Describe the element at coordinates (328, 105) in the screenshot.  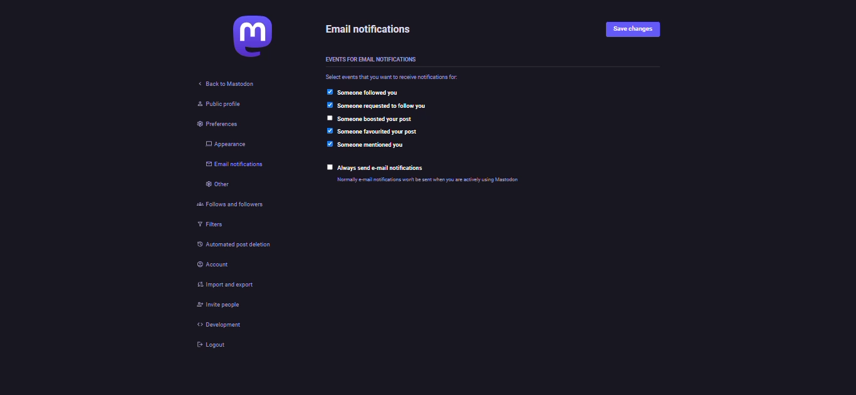
I see `enabled` at that location.